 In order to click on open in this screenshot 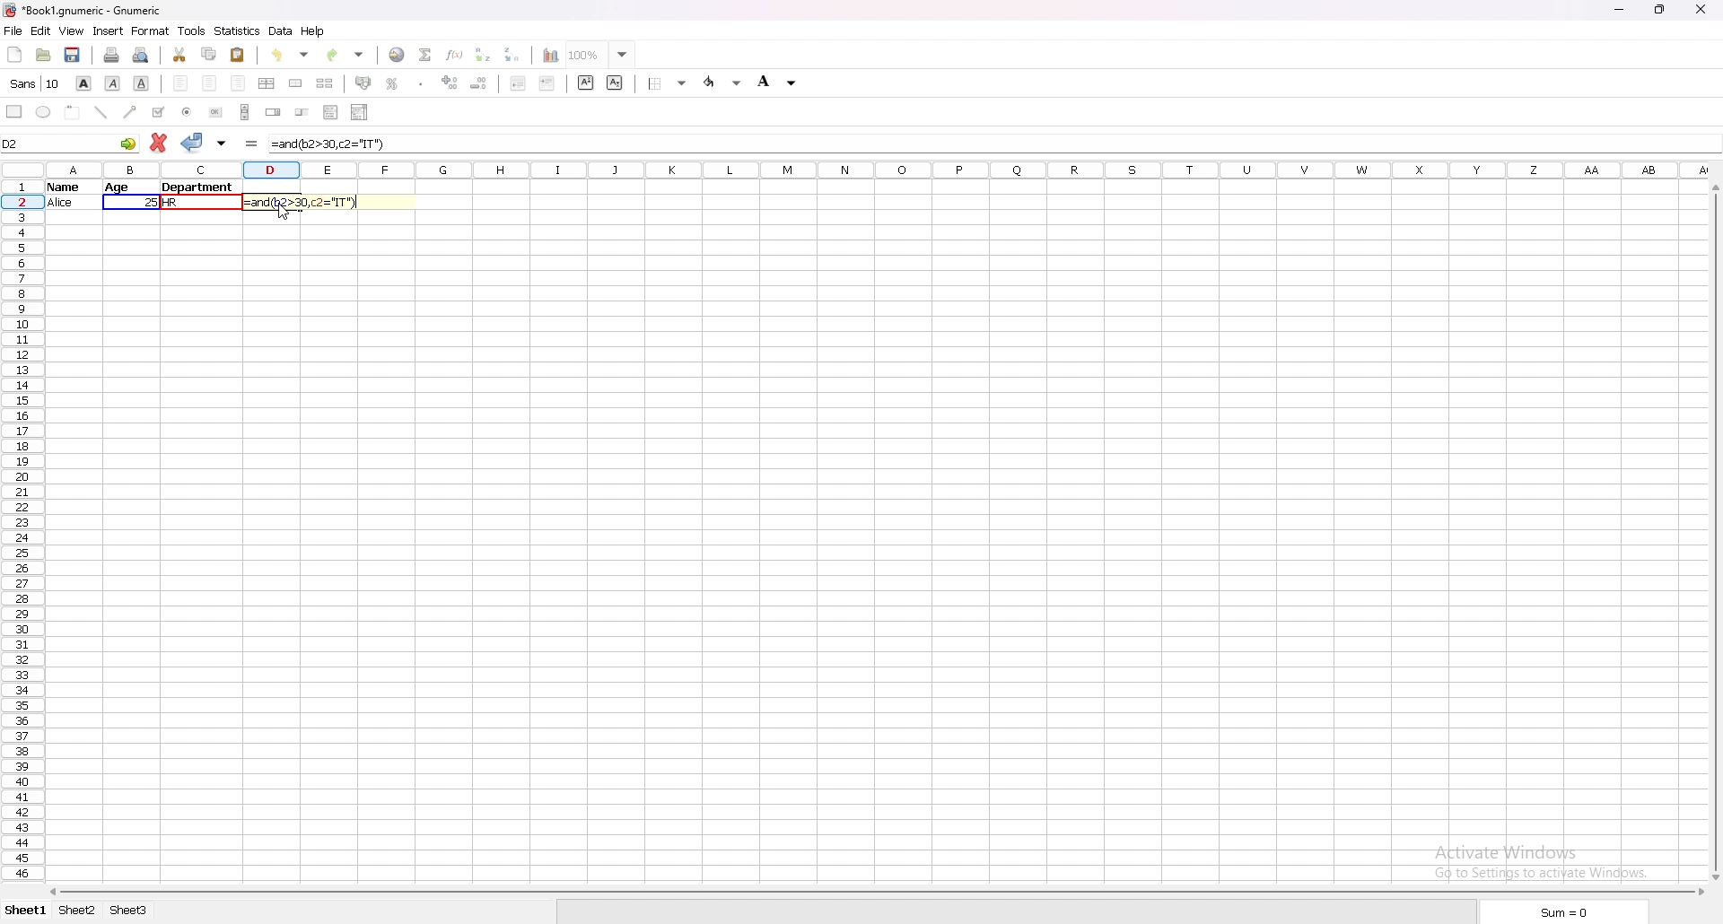, I will do `click(44, 56)`.